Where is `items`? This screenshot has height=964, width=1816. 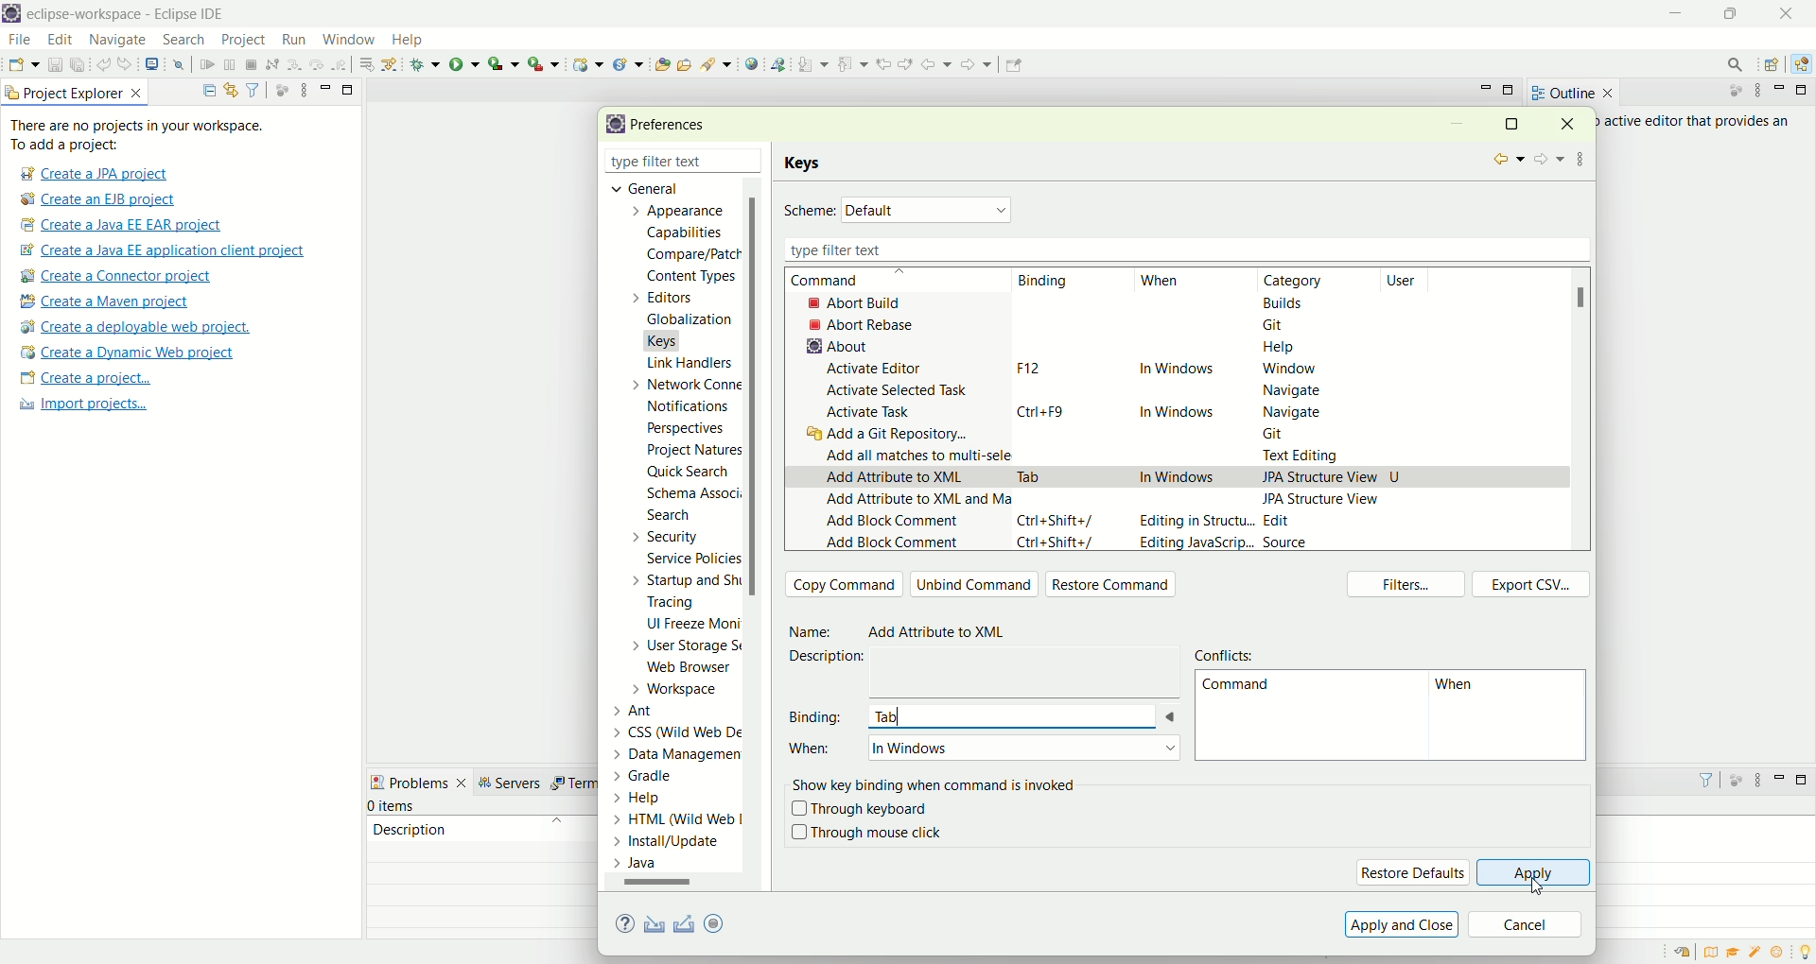 items is located at coordinates (393, 806).